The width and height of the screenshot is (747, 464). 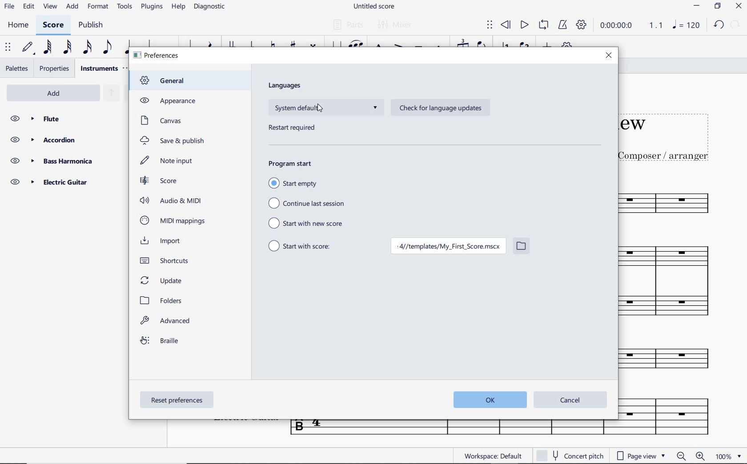 I want to click on close, so click(x=609, y=56).